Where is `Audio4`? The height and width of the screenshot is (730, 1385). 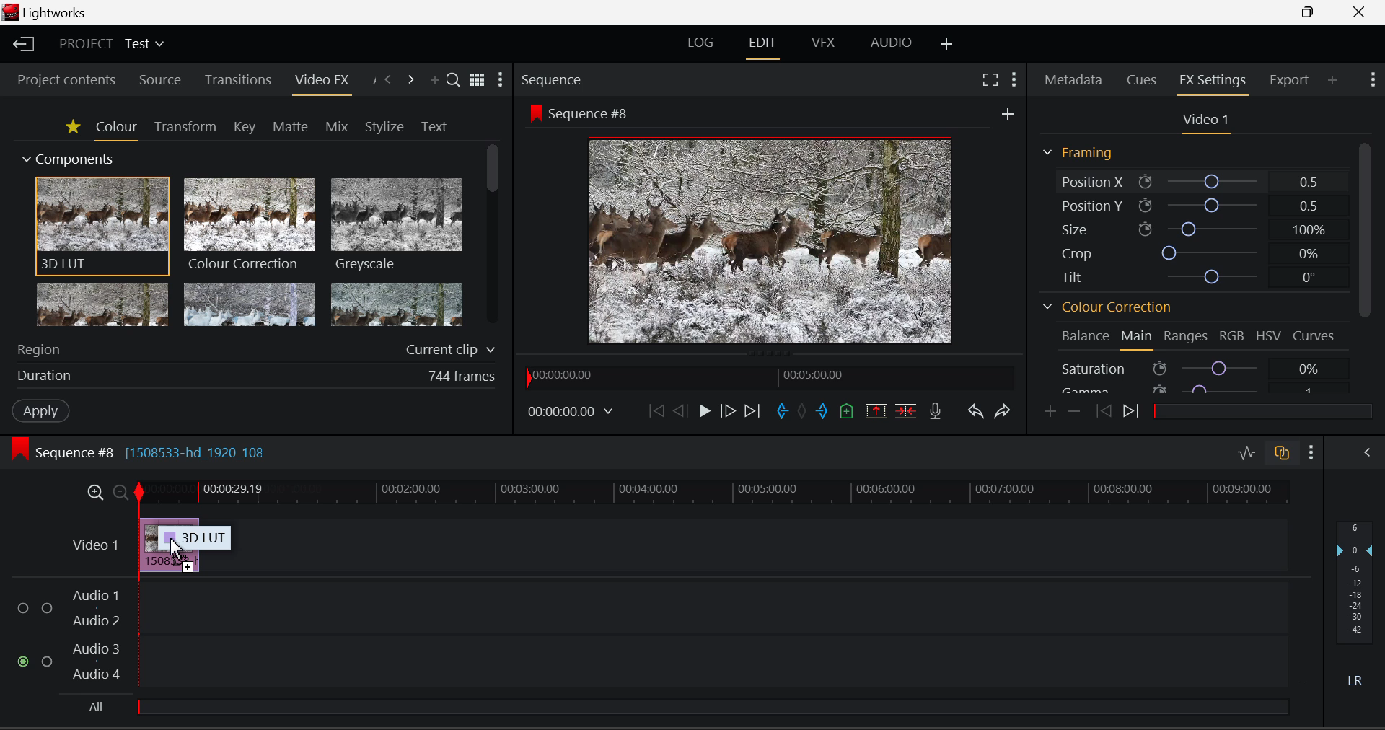 Audio4 is located at coordinates (97, 674).